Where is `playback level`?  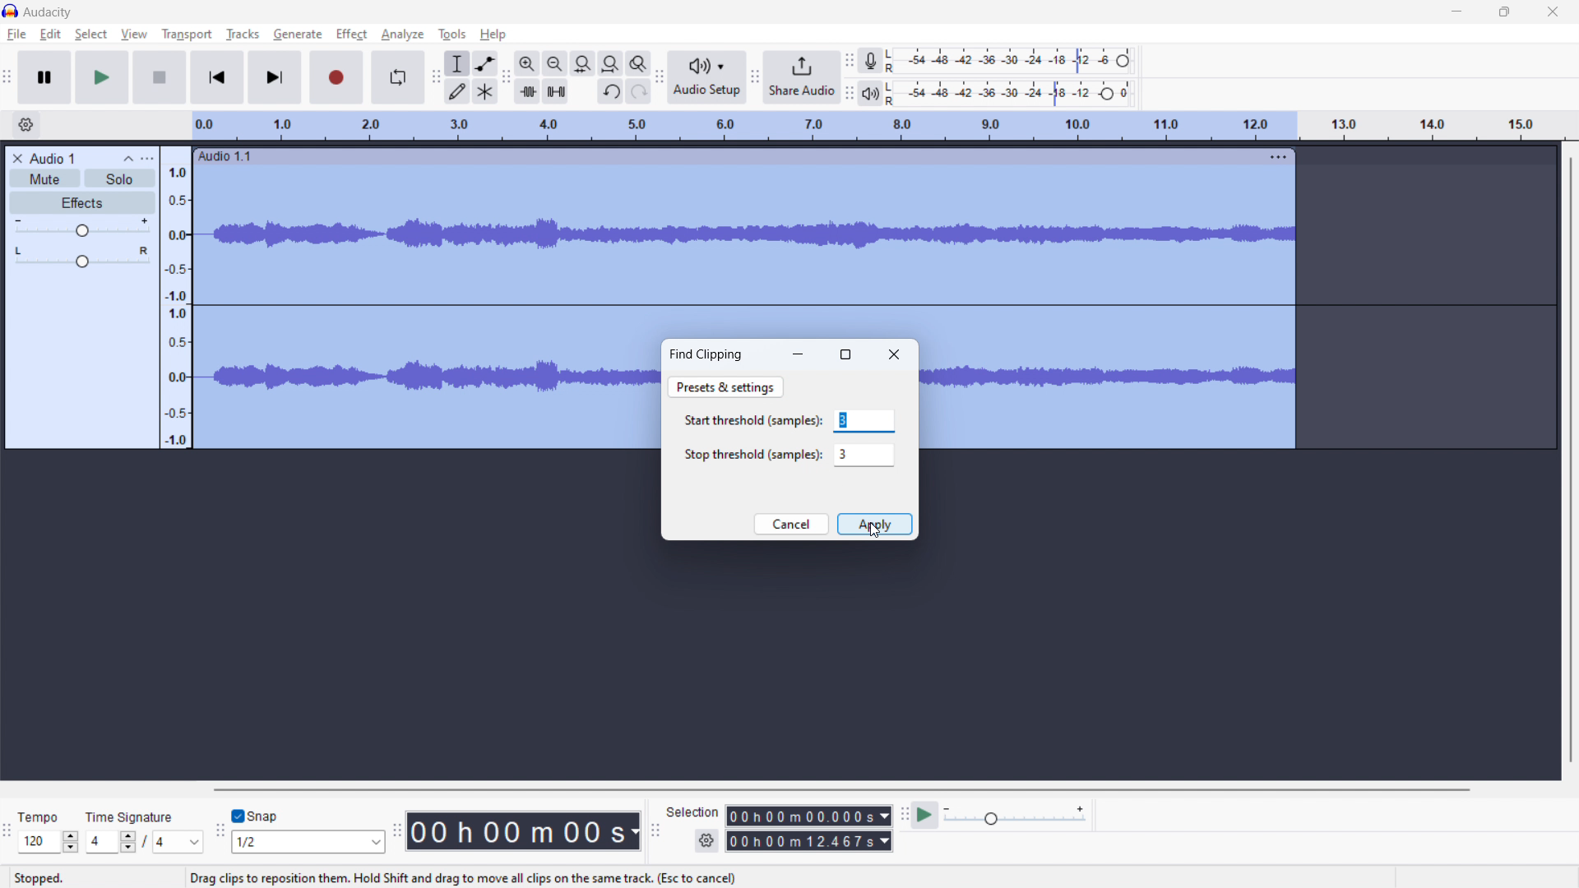 playback level is located at coordinates (1010, 94).